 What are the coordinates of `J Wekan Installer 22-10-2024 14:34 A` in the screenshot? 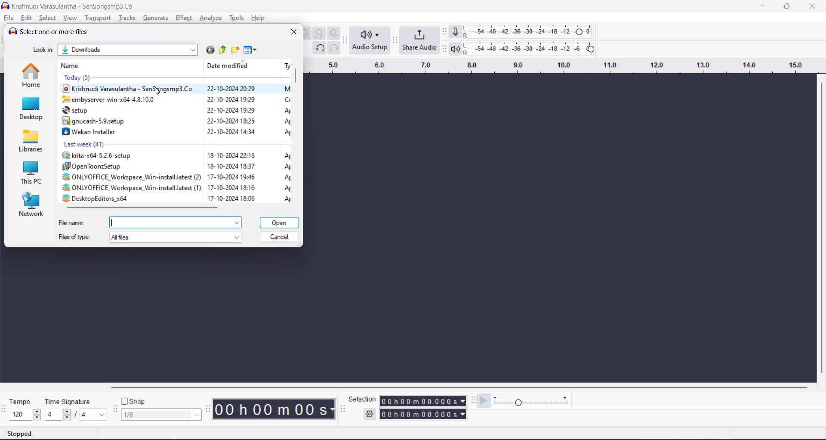 It's located at (176, 131).